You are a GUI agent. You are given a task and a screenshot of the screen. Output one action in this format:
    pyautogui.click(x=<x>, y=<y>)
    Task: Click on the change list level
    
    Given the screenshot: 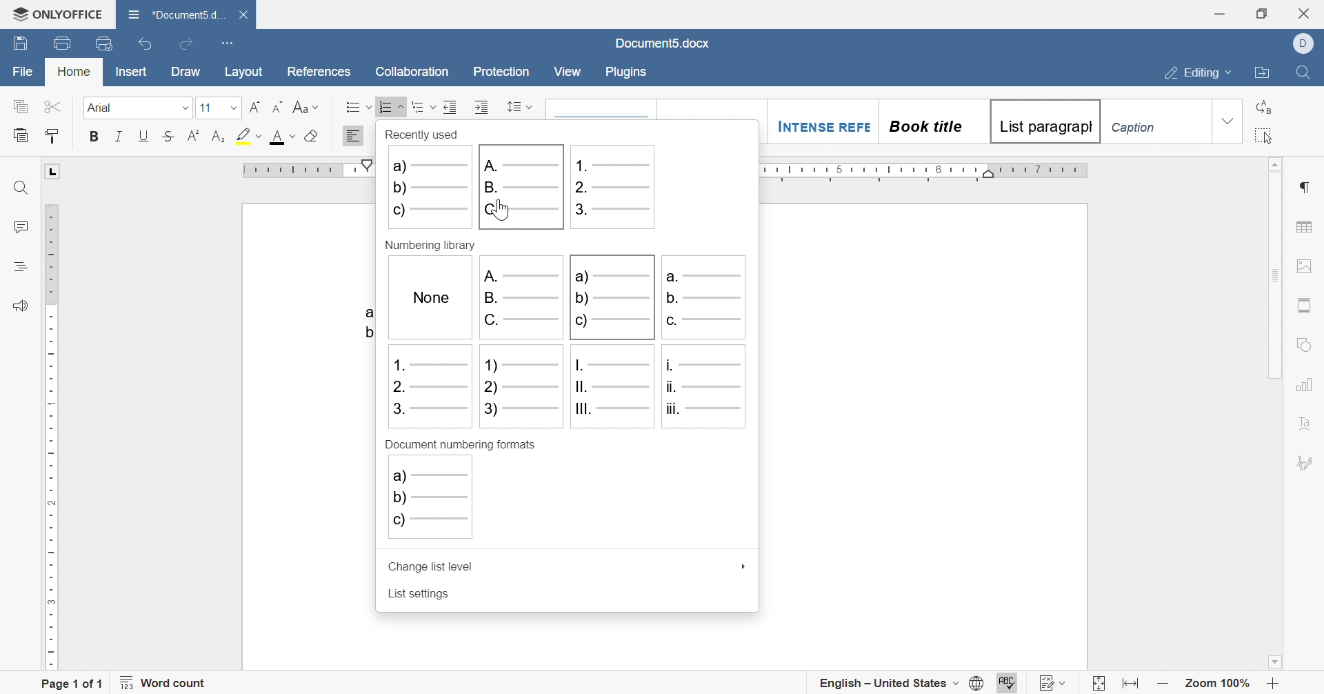 What is the action you would take?
    pyautogui.click(x=434, y=568)
    